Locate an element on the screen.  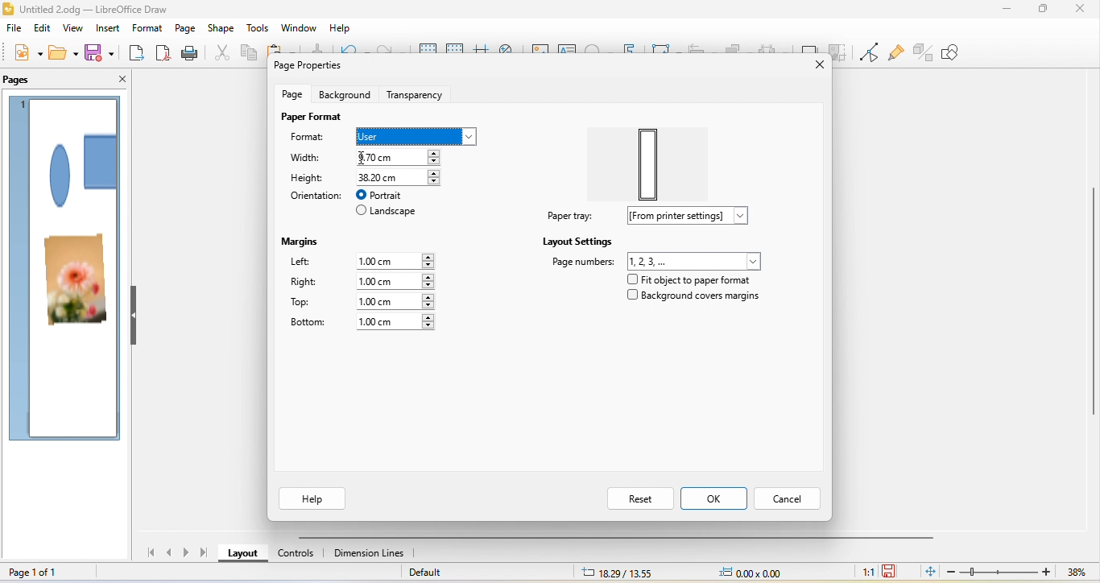
toggle extrusion is located at coordinates (923, 52).